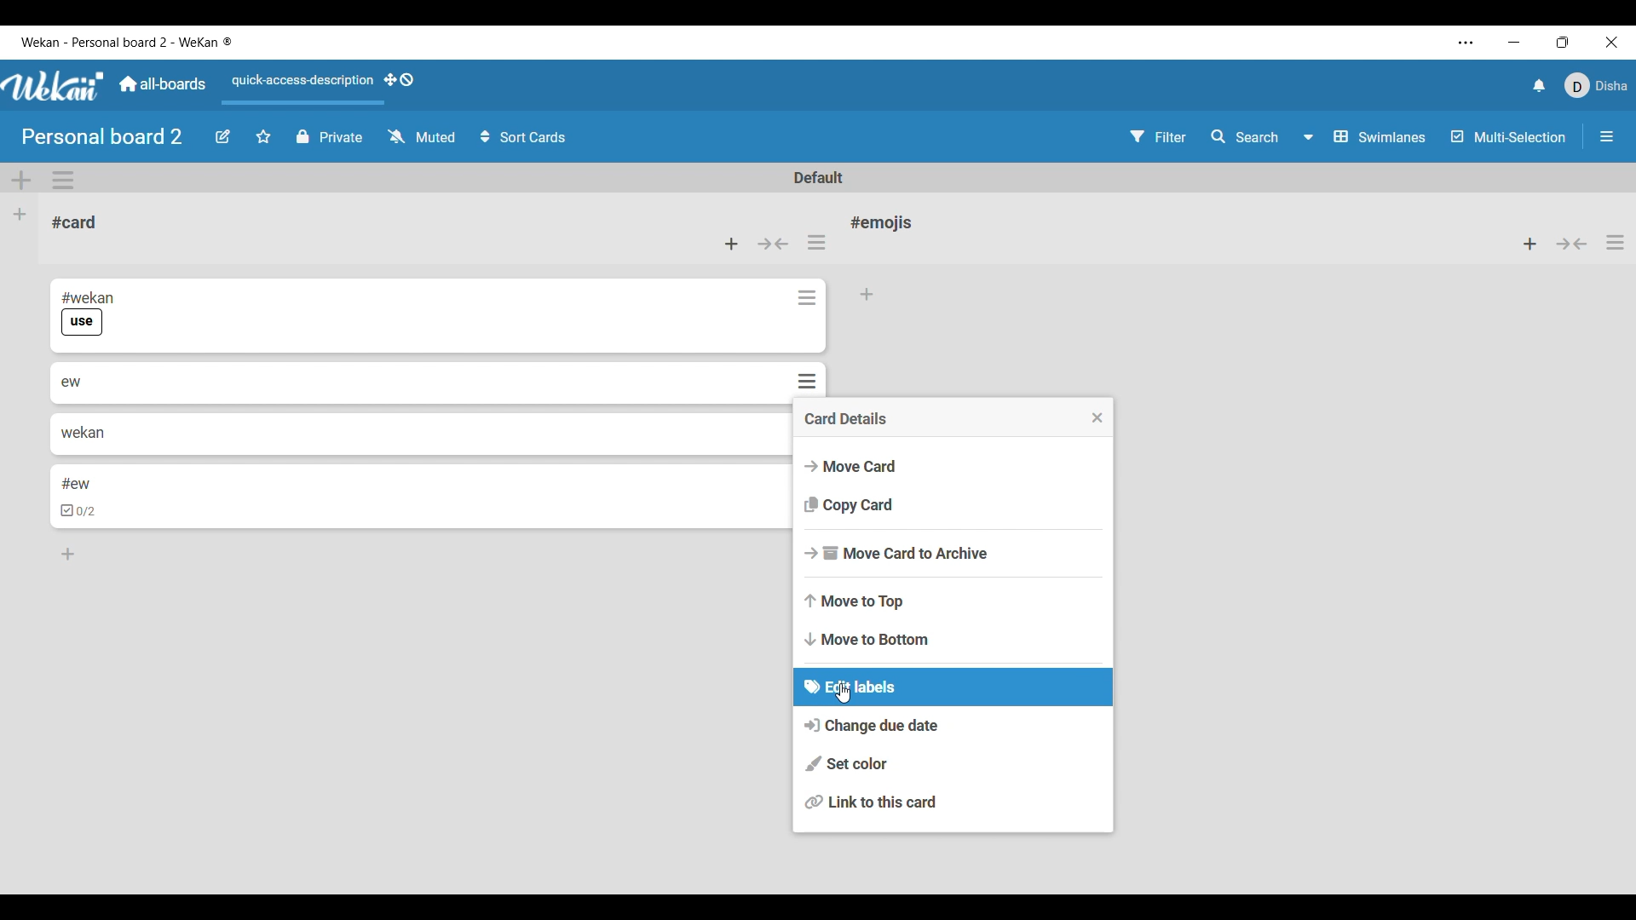  Describe the element at coordinates (868, 295) in the screenshot. I see `Add card to bottom of list` at that location.